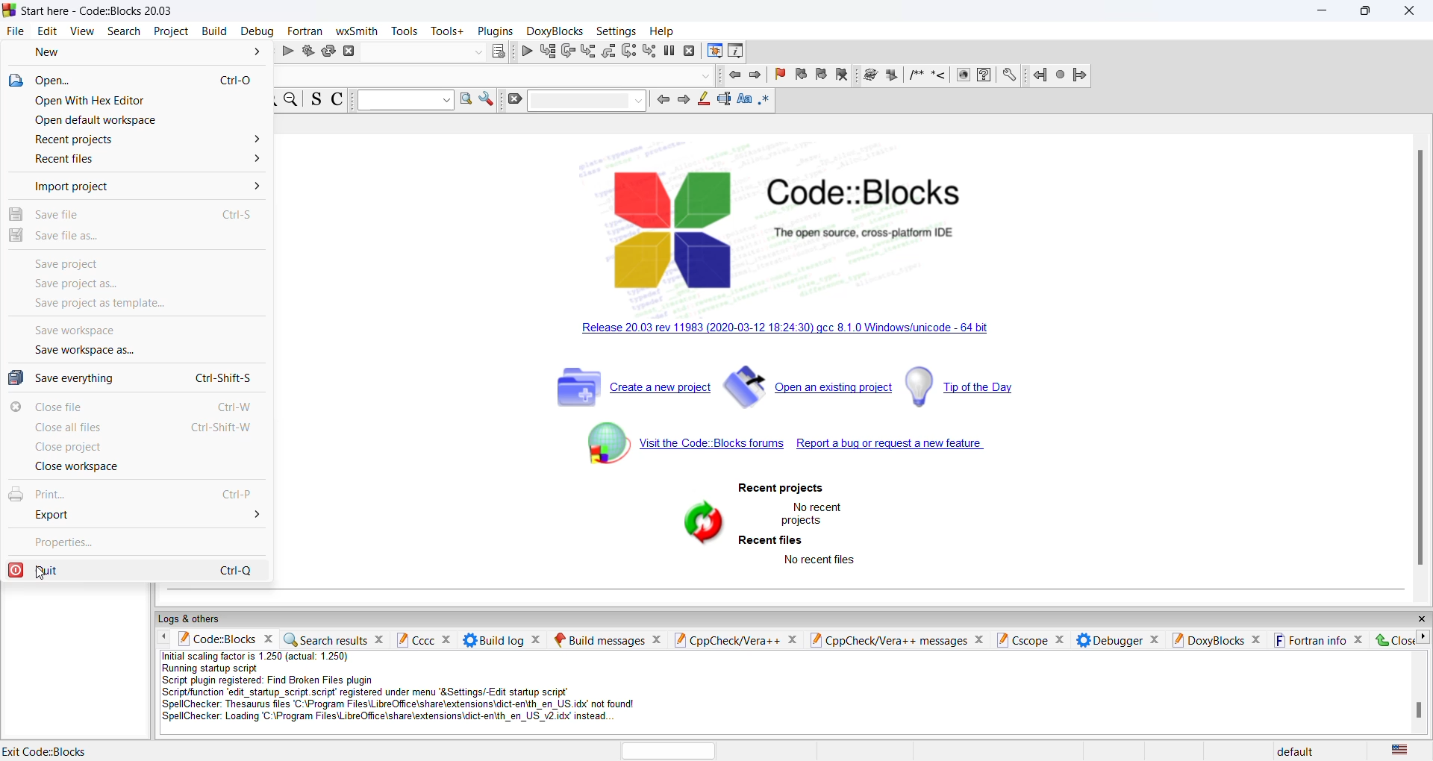 The width and height of the screenshot is (1433, 761). I want to click on bookmark, so click(778, 74).